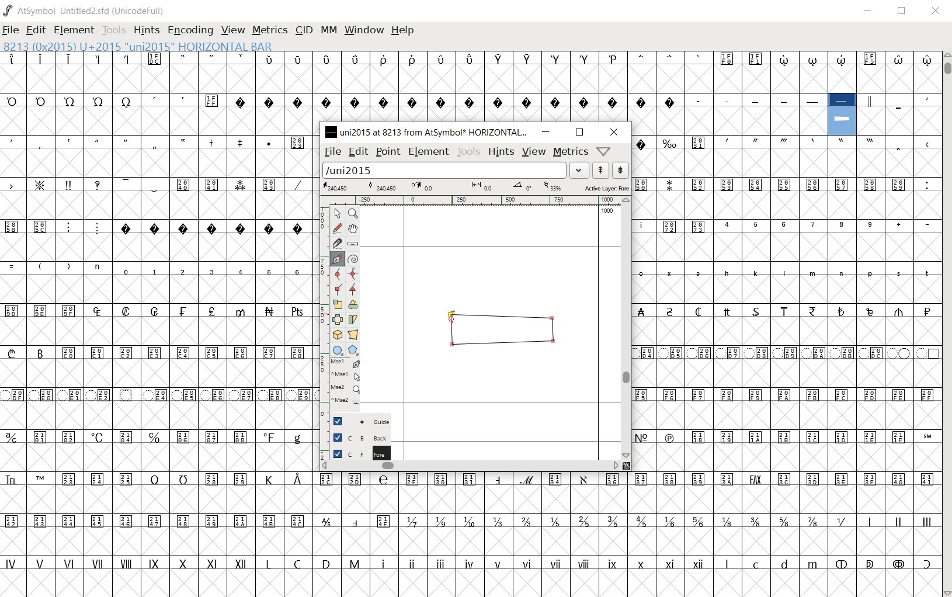  I want to click on TOOLS, so click(116, 31).